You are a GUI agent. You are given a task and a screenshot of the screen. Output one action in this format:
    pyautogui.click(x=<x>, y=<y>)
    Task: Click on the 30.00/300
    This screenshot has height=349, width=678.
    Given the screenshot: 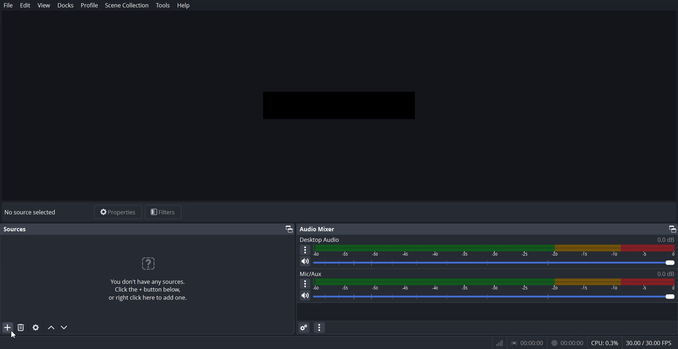 What is the action you would take?
    pyautogui.click(x=651, y=343)
    